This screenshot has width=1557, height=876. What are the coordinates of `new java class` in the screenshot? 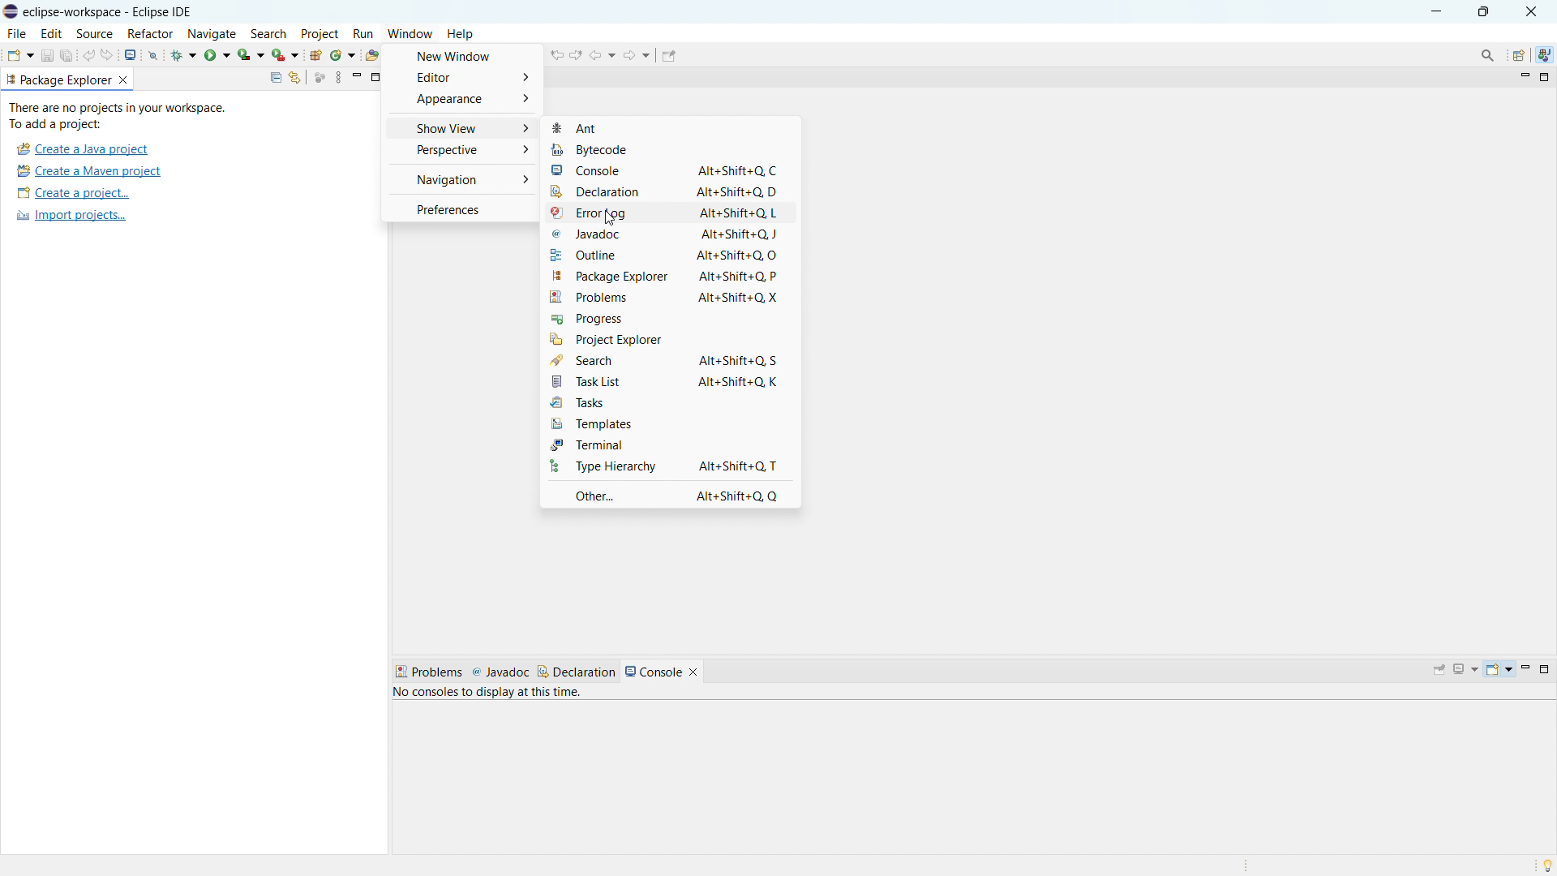 It's located at (343, 55).